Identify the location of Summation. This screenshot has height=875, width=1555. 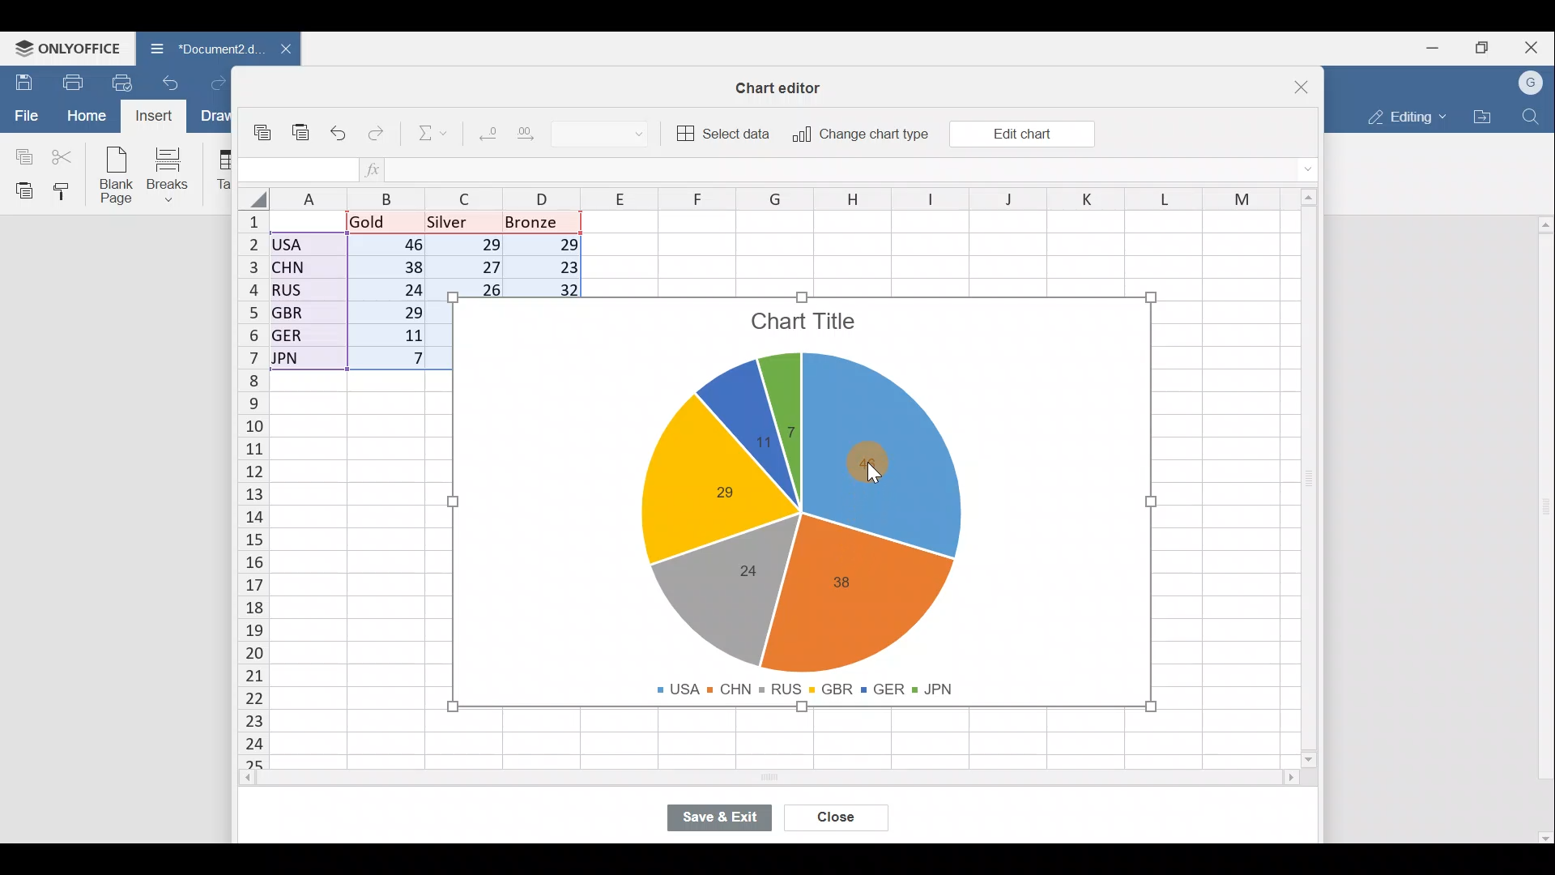
(434, 130).